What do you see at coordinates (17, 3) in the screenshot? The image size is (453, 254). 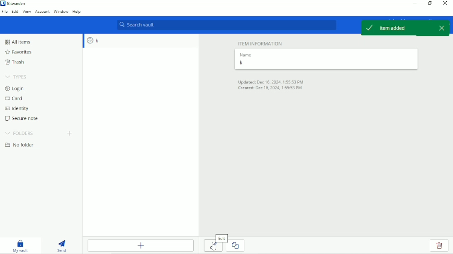 I see `Bitwarden` at bounding box center [17, 3].